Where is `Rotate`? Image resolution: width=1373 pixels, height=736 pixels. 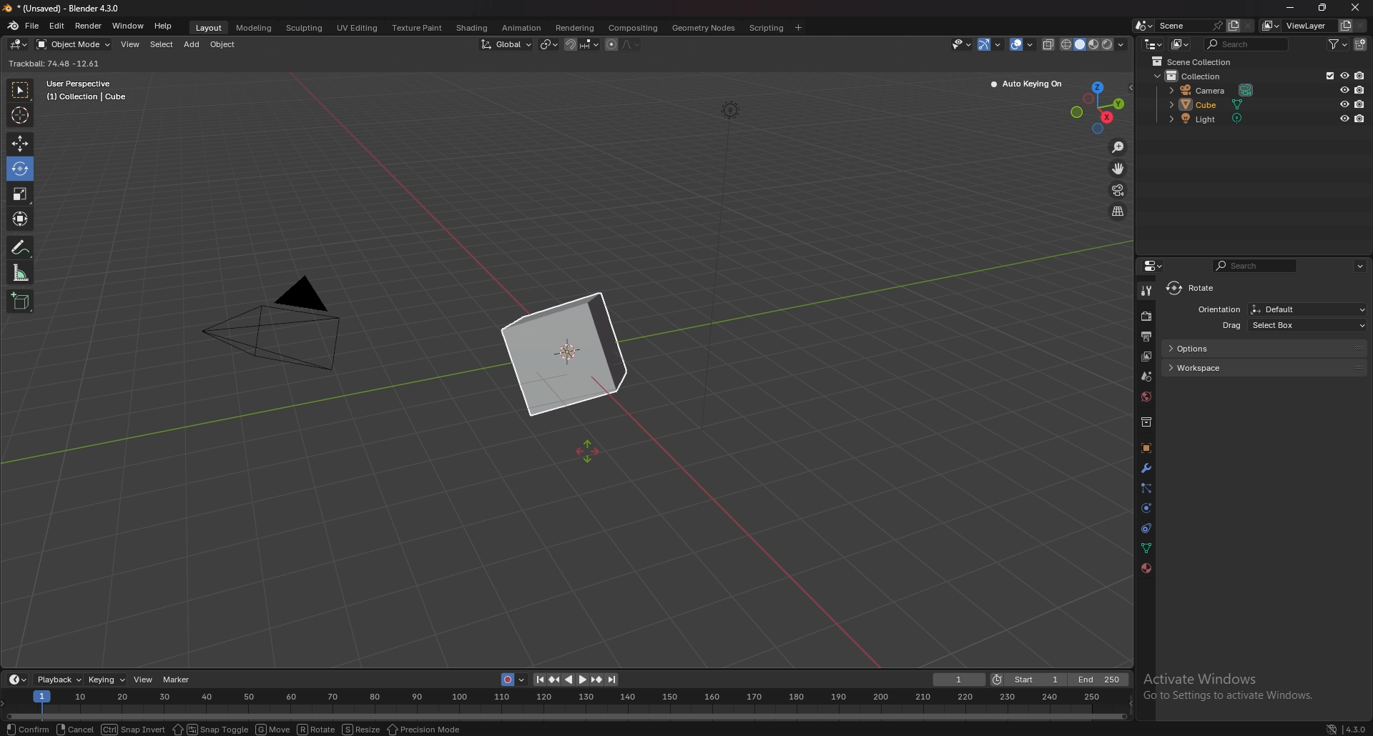
Rotate is located at coordinates (19, 170).